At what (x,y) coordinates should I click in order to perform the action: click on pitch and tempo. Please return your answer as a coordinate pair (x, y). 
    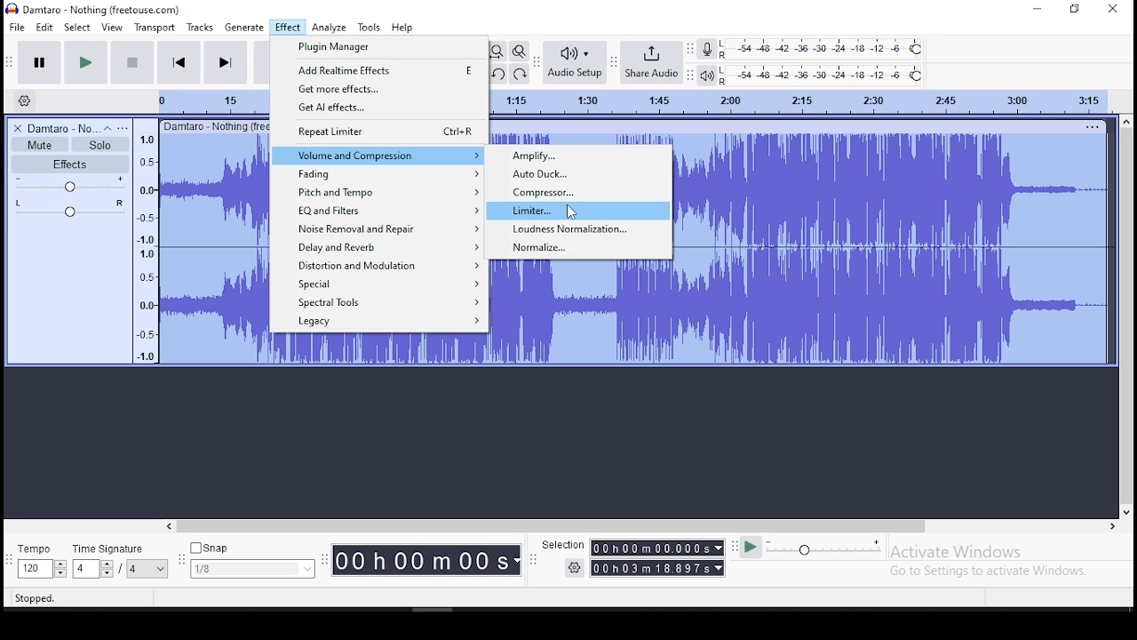
    Looking at the image, I should click on (379, 191).